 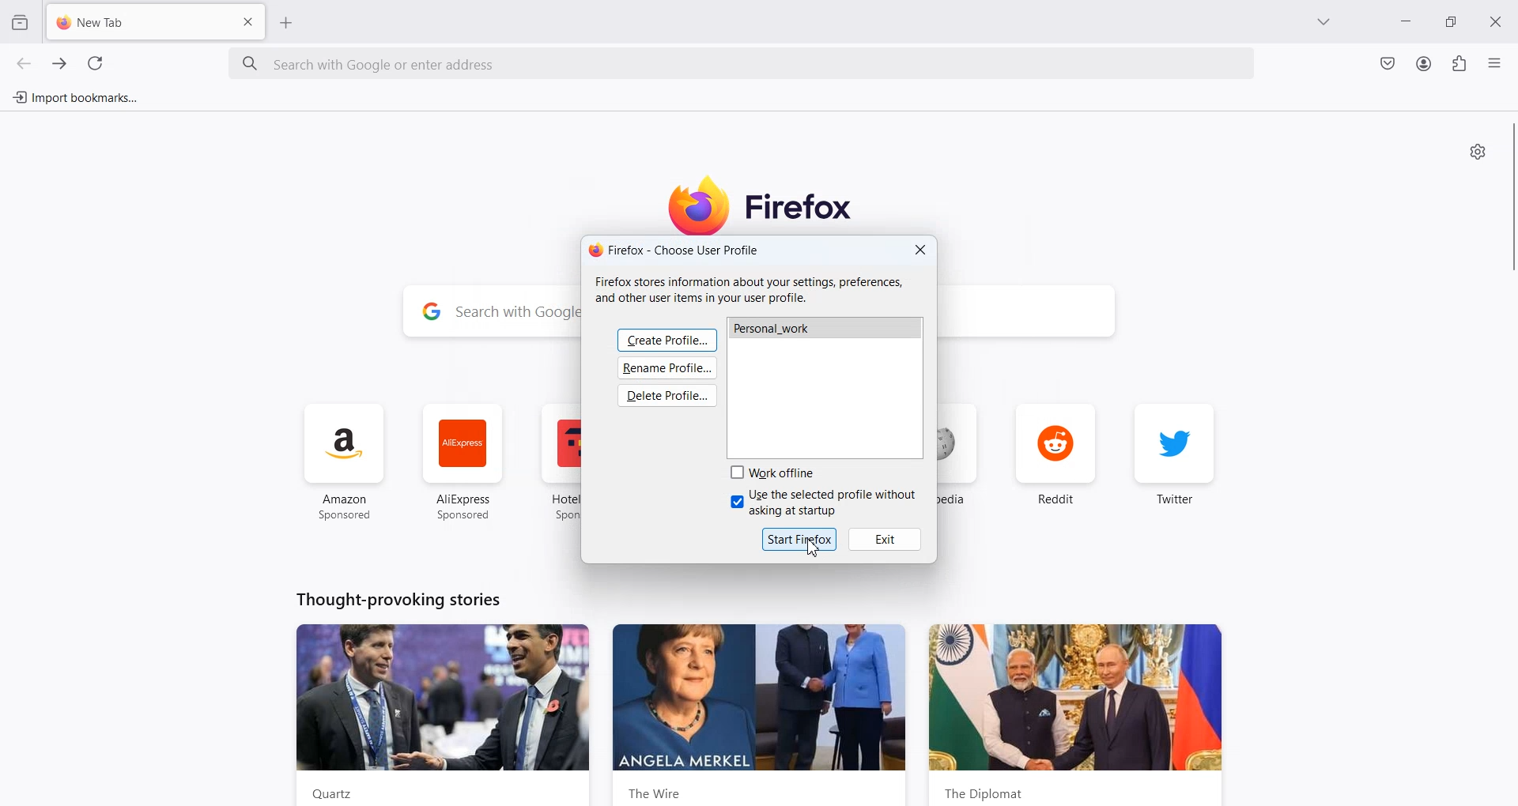 What do you see at coordinates (1500, 21) in the screenshot?
I see `Close` at bounding box center [1500, 21].